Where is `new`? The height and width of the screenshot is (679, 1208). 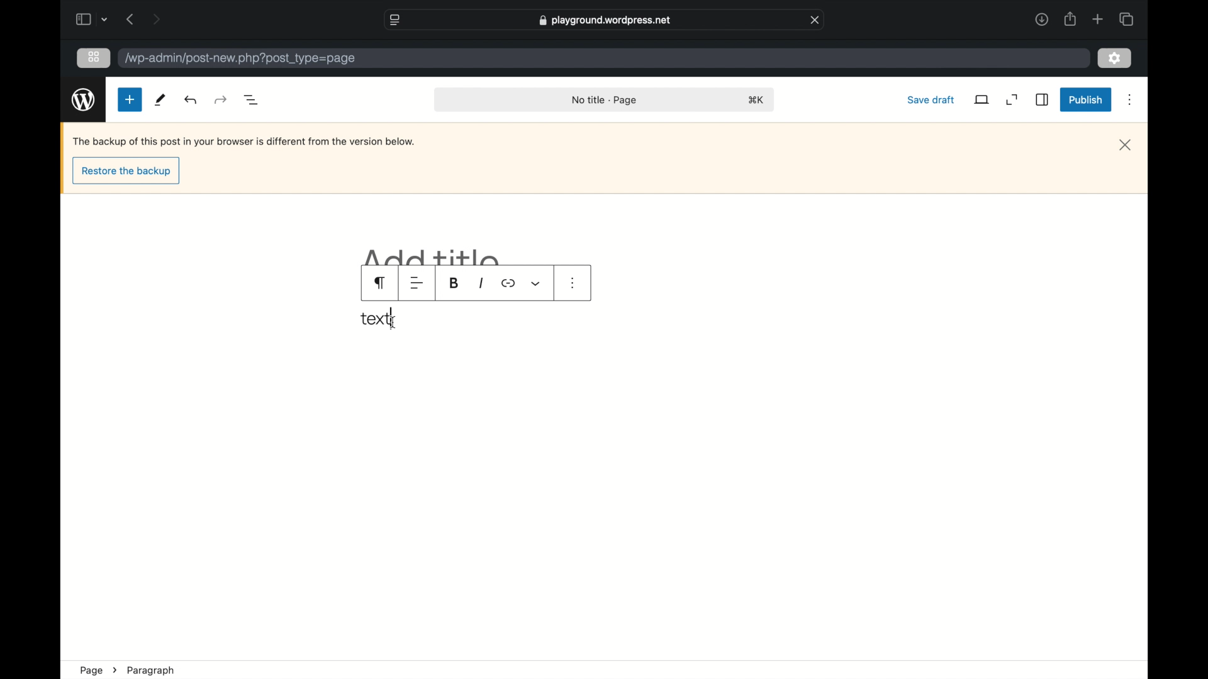 new is located at coordinates (130, 100).